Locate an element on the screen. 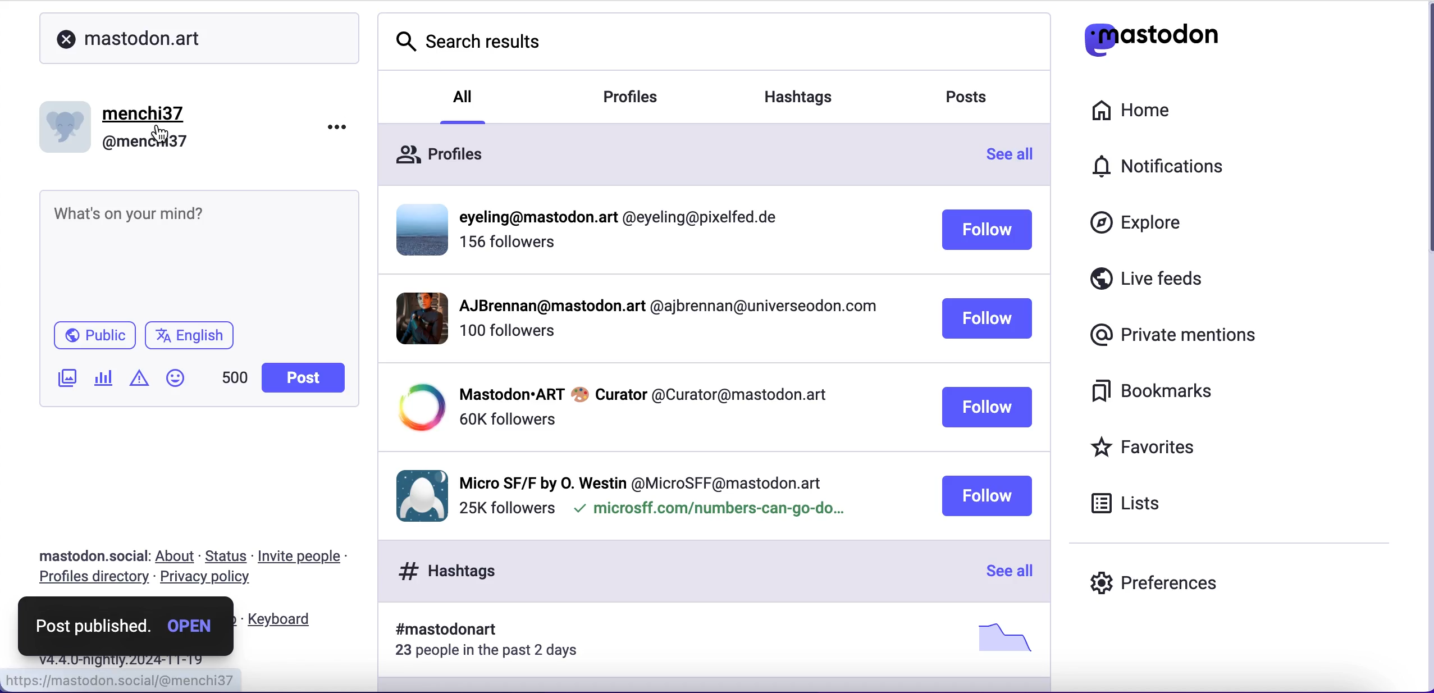  private mentions is located at coordinates (1169, 336).